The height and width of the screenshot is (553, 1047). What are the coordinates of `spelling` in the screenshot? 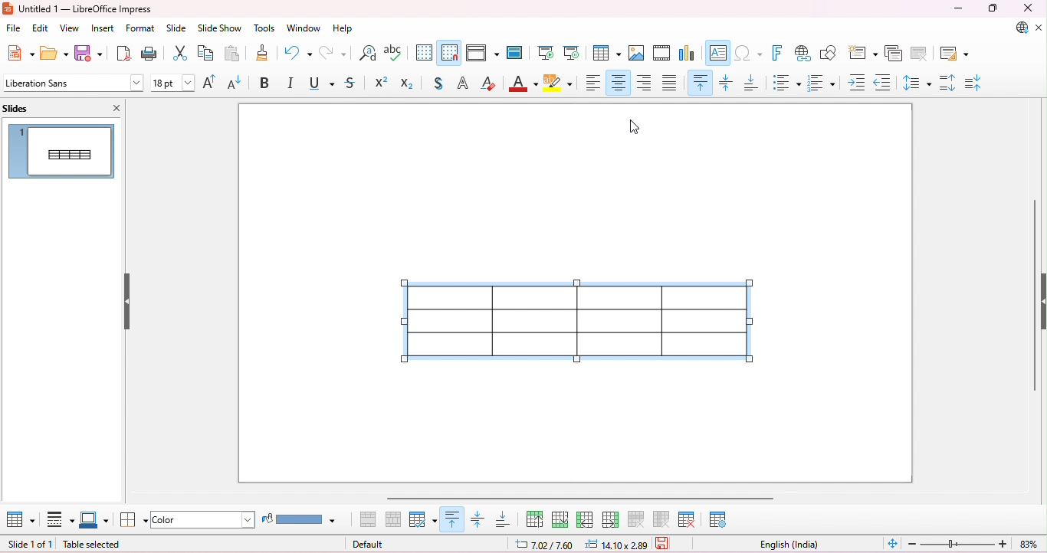 It's located at (394, 53).